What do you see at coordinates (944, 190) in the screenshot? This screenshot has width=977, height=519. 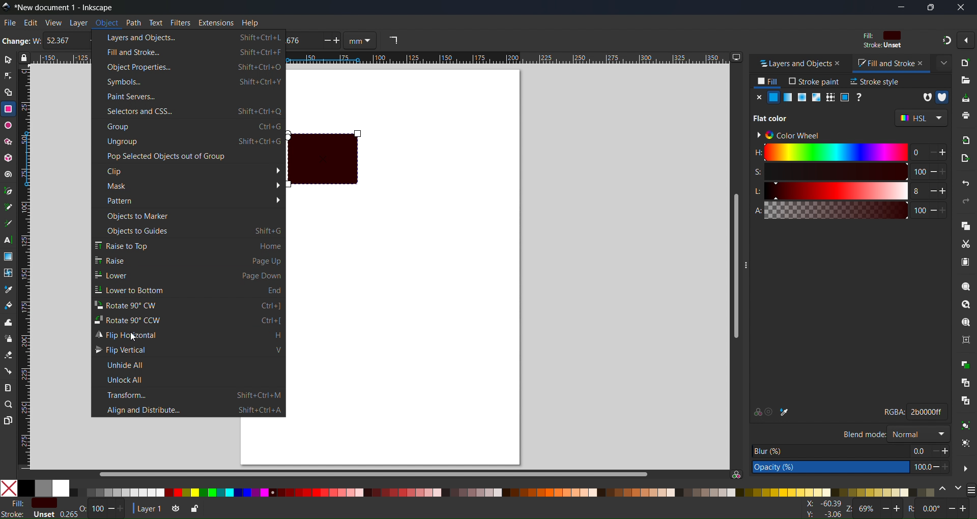 I see `increase lightess` at bounding box center [944, 190].